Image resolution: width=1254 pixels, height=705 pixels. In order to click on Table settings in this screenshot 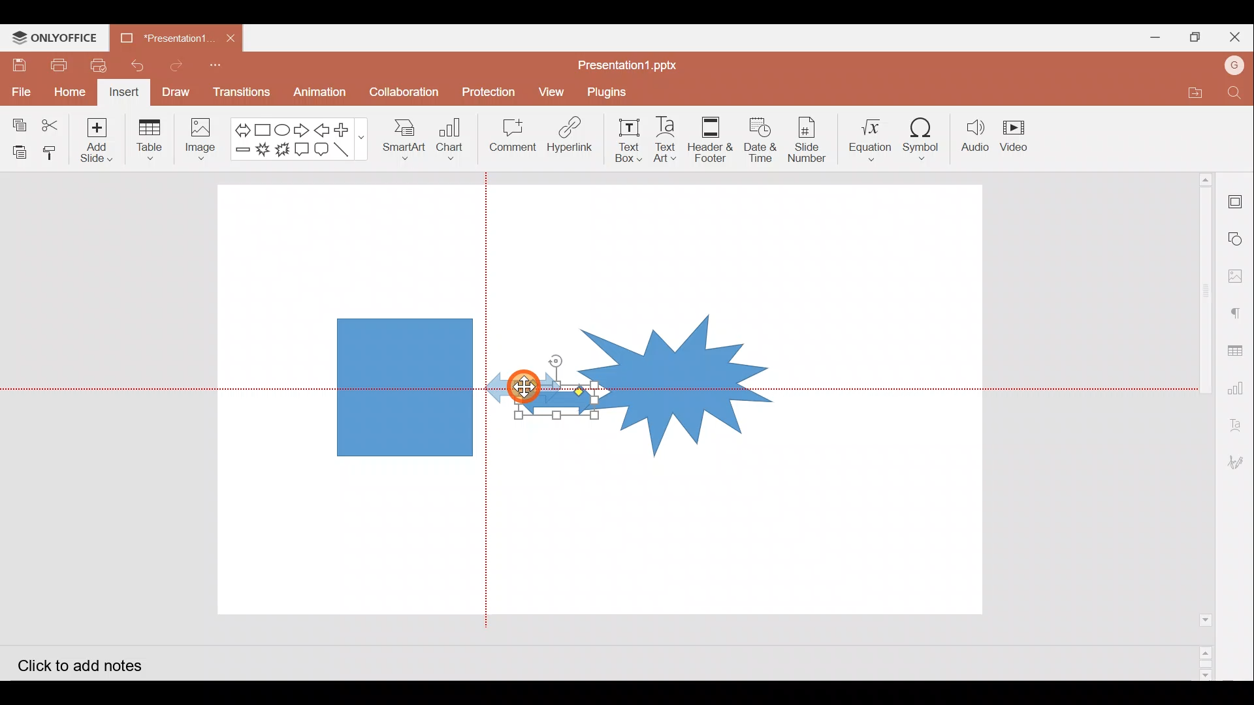, I will do `click(1237, 347)`.